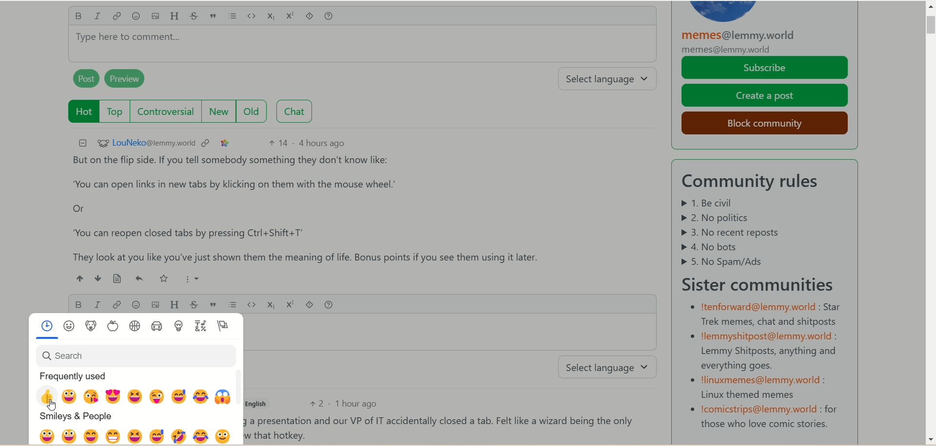 The image size is (936, 446). What do you see at coordinates (115, 112) in the screenshot?
I see `top` at bounding box center [115, 112].